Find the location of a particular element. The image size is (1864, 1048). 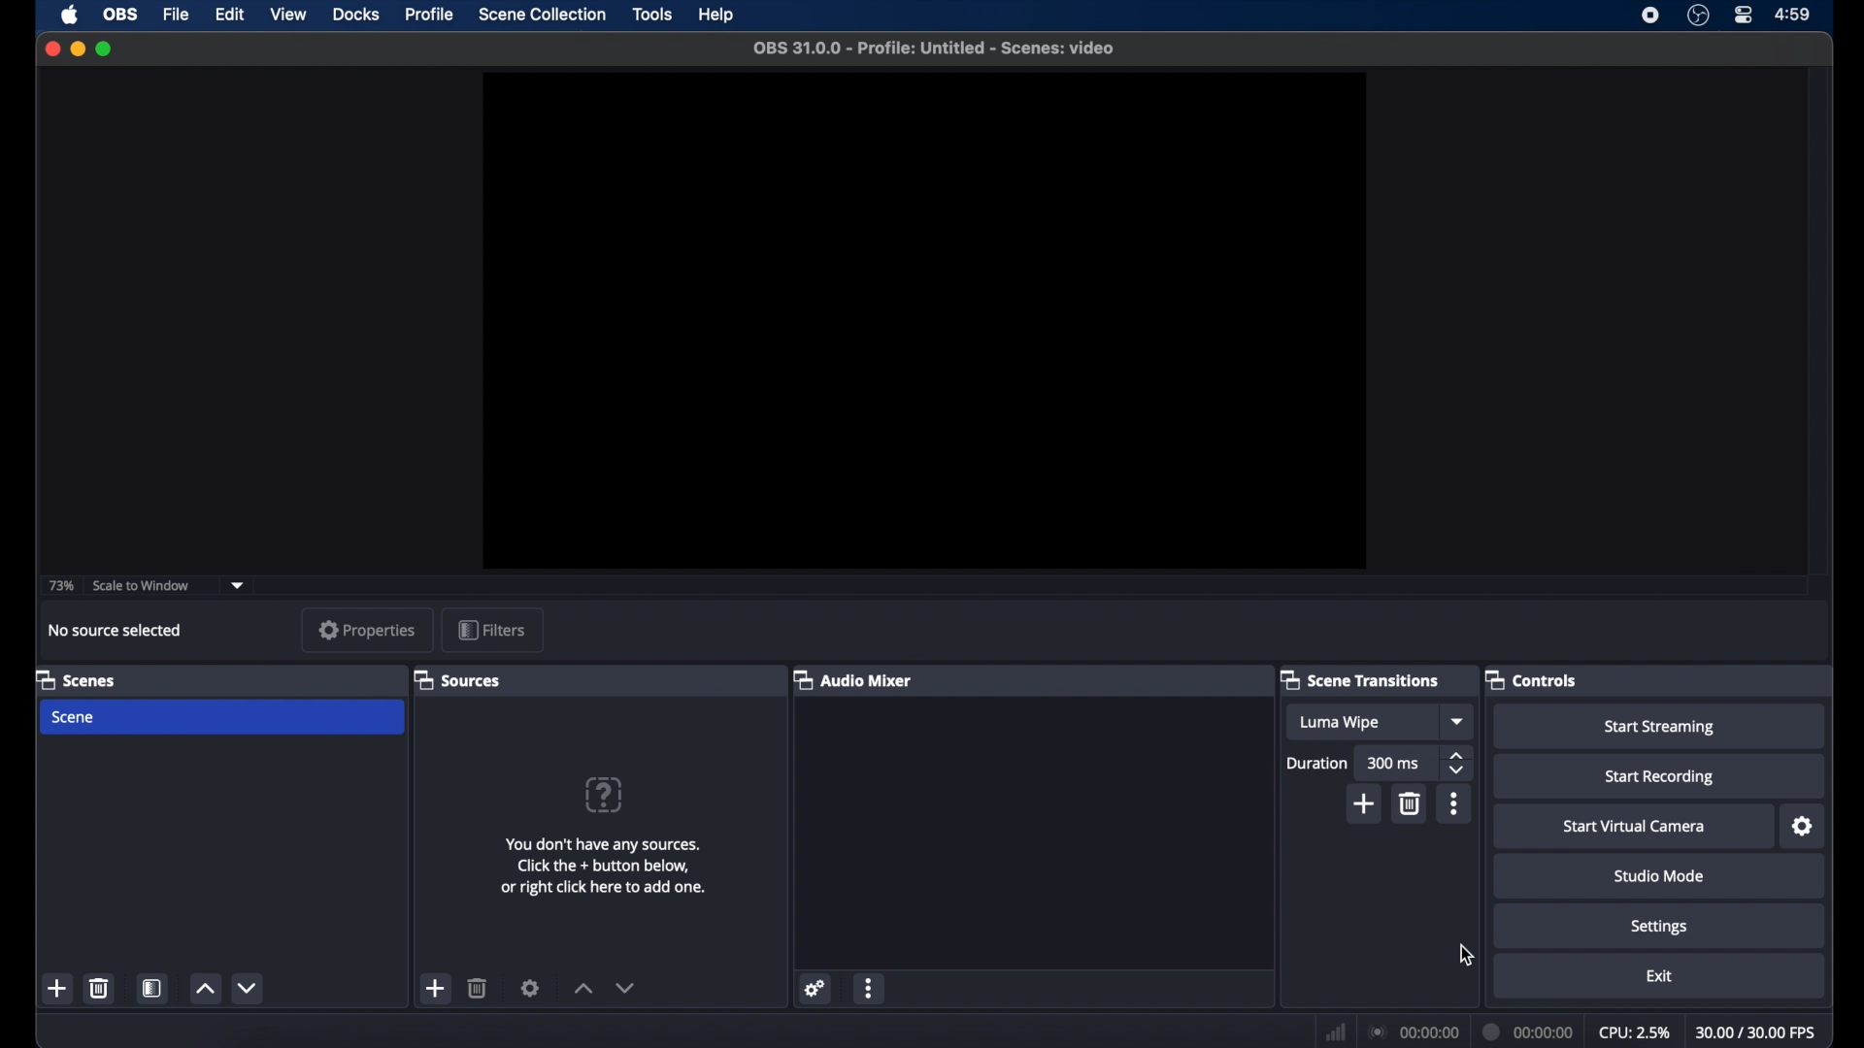

300 ms is located at coordinates (1394, 763).